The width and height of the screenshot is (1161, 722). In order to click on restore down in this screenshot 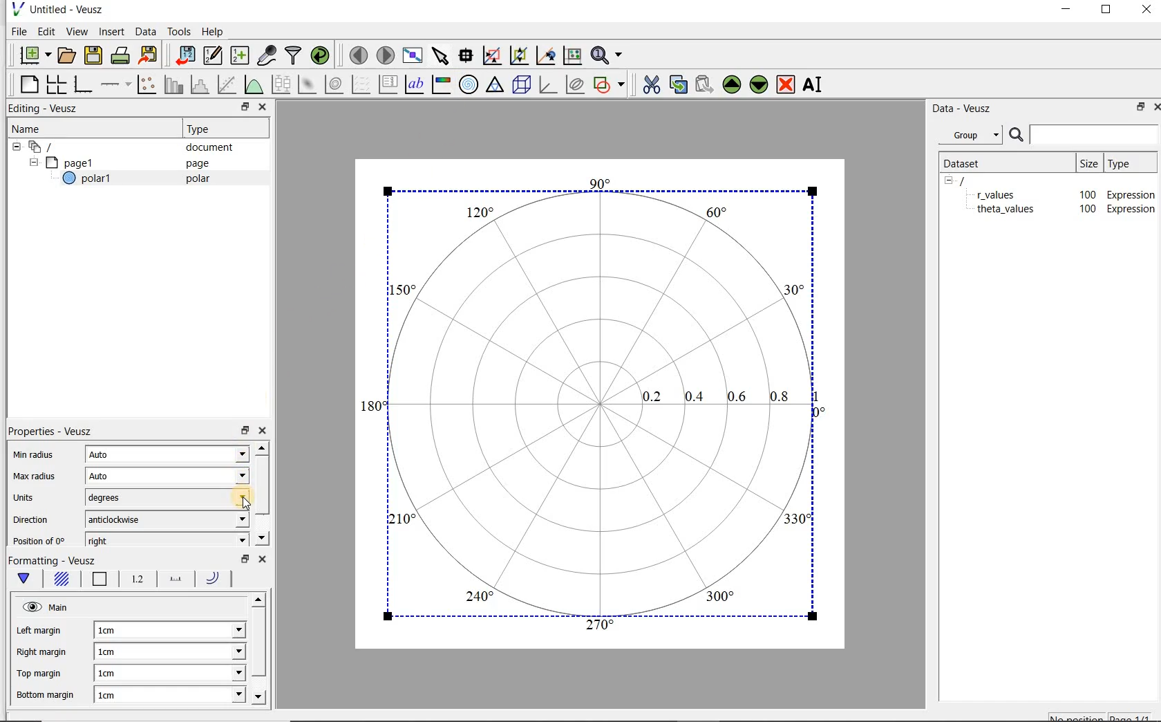, I will do `click(1137, 109)`.